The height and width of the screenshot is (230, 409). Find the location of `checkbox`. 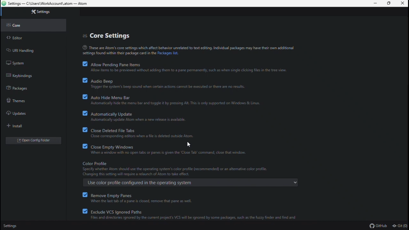

checkbox is located at coordinates (84, 147).